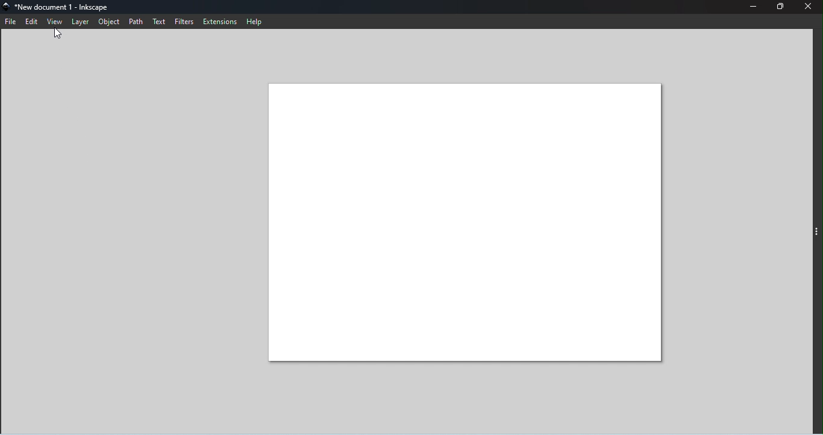 The width and height of the screenshot is (823, 435). What do you see at coordinates (778, 7) in the screenshot?
I see `Maximize` at bounding box center [778, 7].